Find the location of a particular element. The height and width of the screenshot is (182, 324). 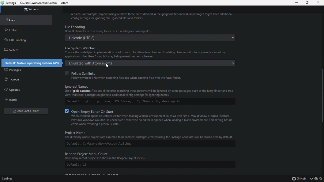

settings is located at coordinates (7, 179).